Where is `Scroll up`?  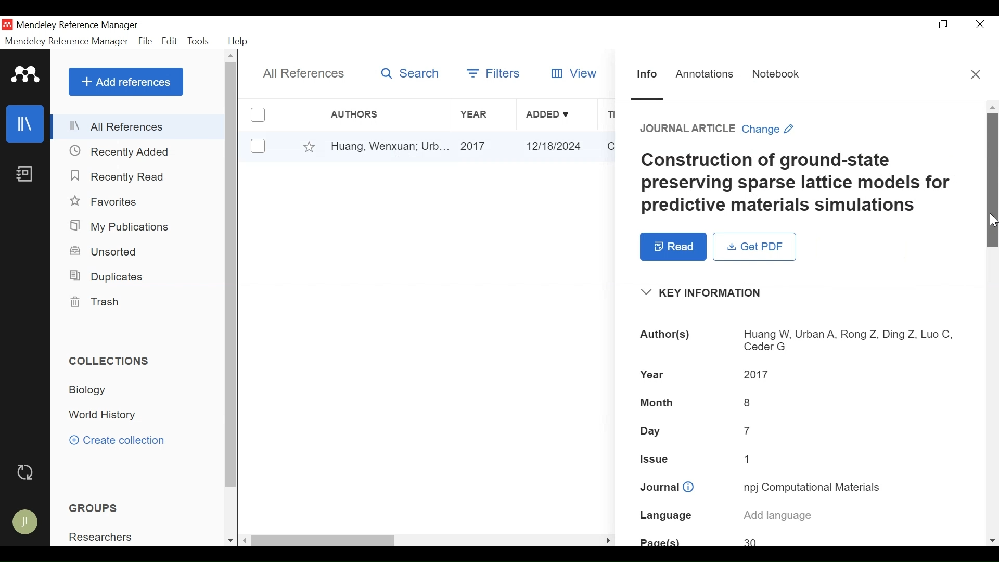
Scroll up is located at coordinates (232, 56).